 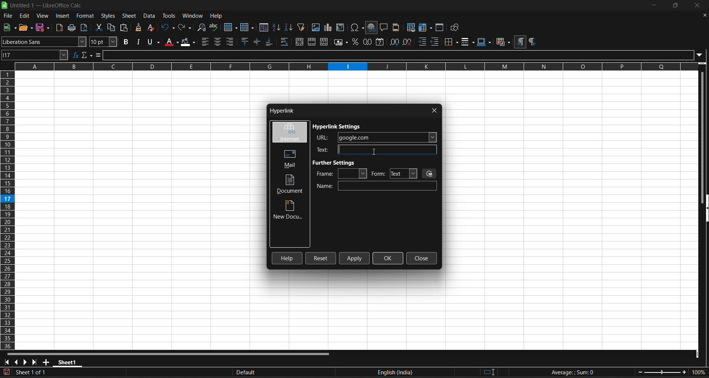 What do you see at coordinates (248, 27) in the screenshot?
I see `column` at bounding box center [248, 27].